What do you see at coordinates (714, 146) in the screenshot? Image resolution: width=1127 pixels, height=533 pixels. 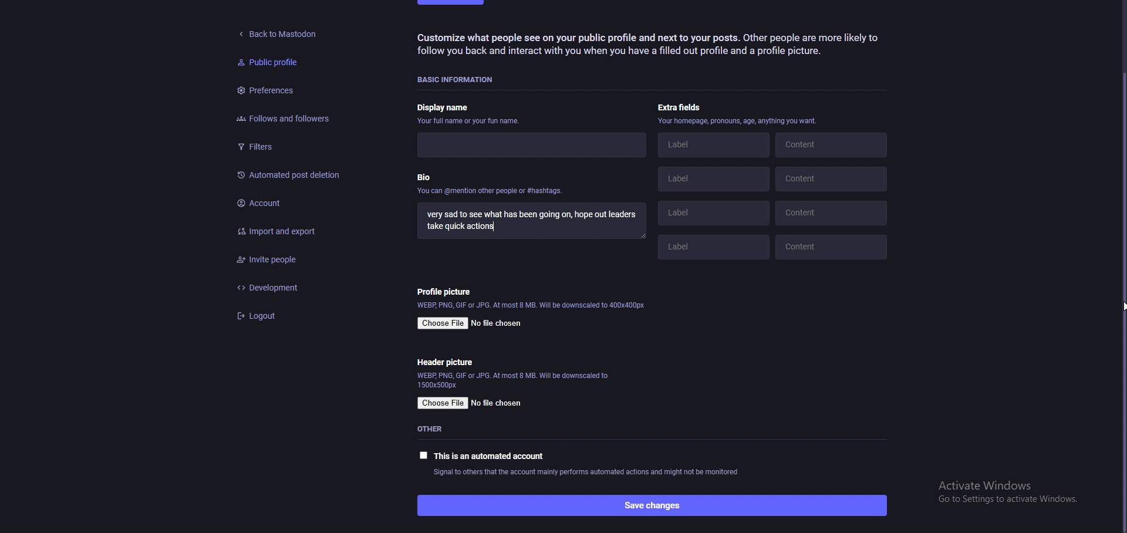 I see `label` at bounding box center [714, 146].